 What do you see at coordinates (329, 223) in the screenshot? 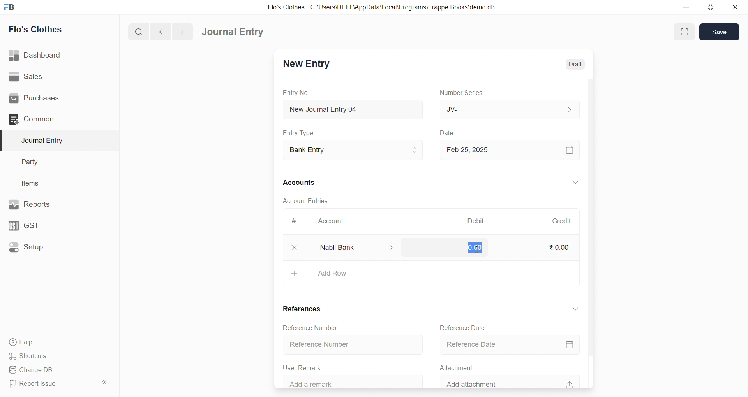
I see `Account` at bounding box center [329, 223].